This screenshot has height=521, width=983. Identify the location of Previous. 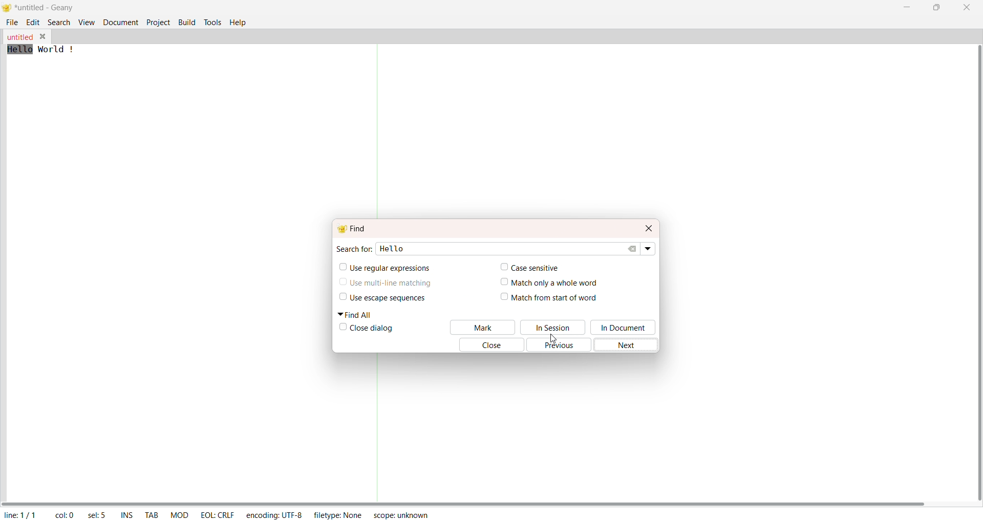
(560, 347).